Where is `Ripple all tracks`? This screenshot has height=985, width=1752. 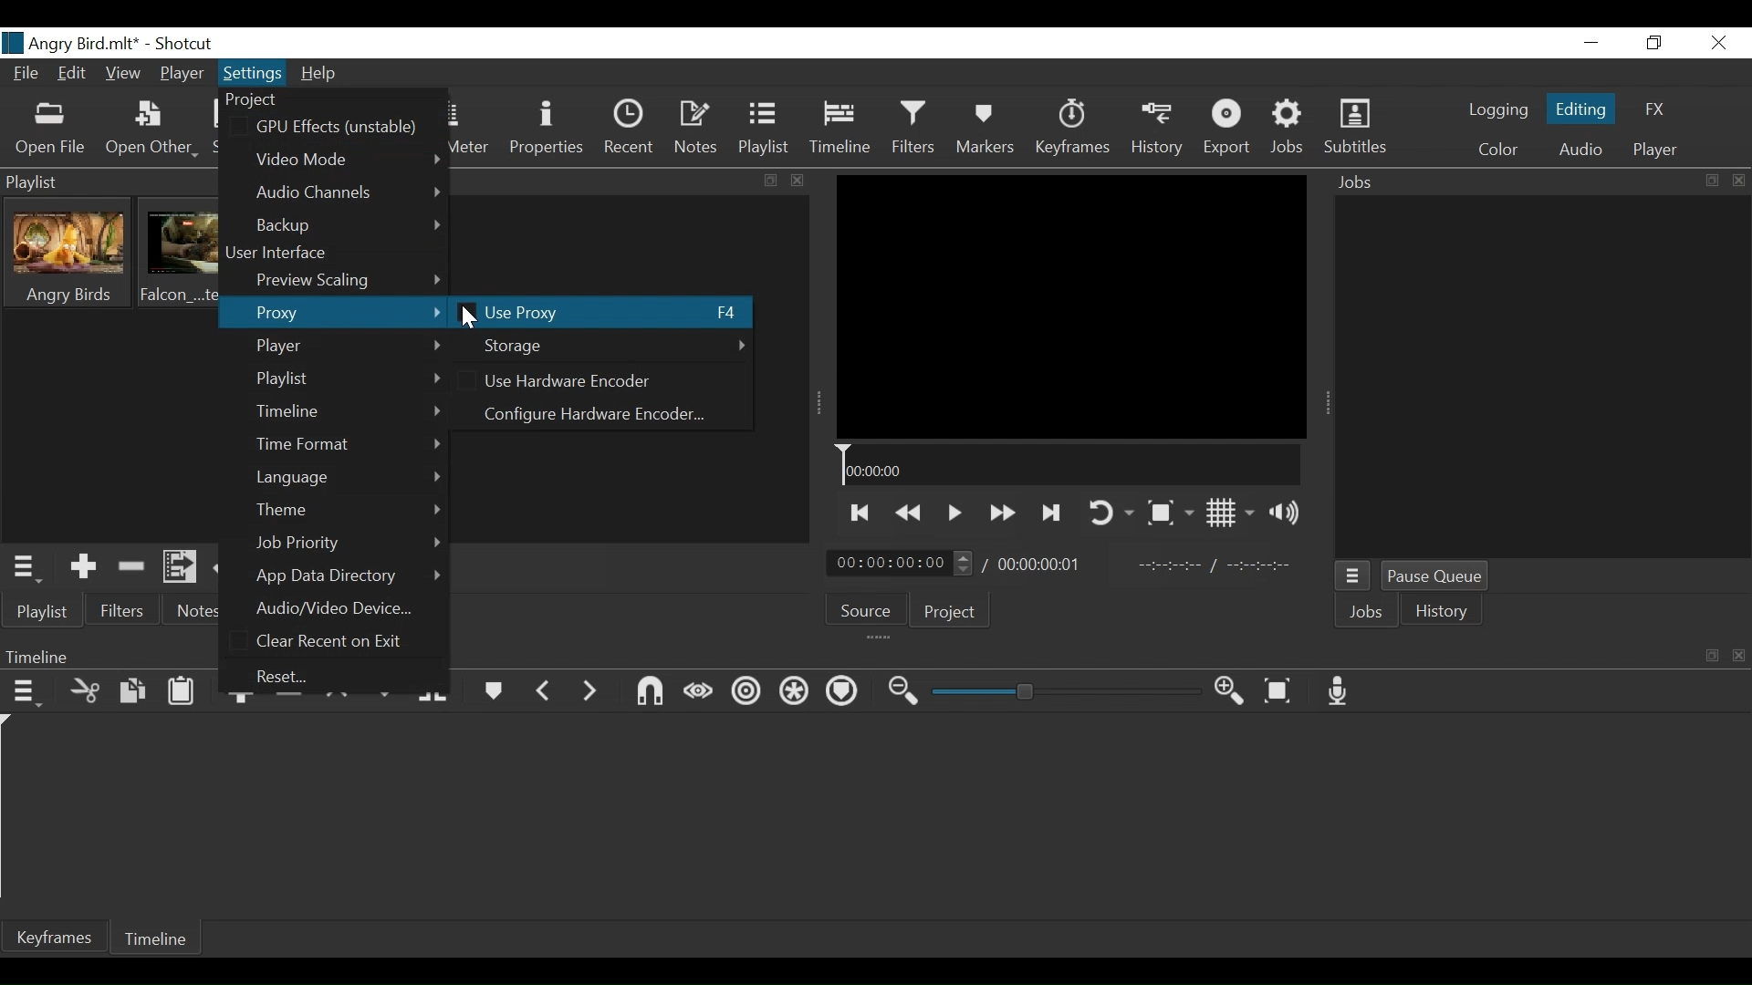
Ripple all tracks is located at coordinates (790, 691).